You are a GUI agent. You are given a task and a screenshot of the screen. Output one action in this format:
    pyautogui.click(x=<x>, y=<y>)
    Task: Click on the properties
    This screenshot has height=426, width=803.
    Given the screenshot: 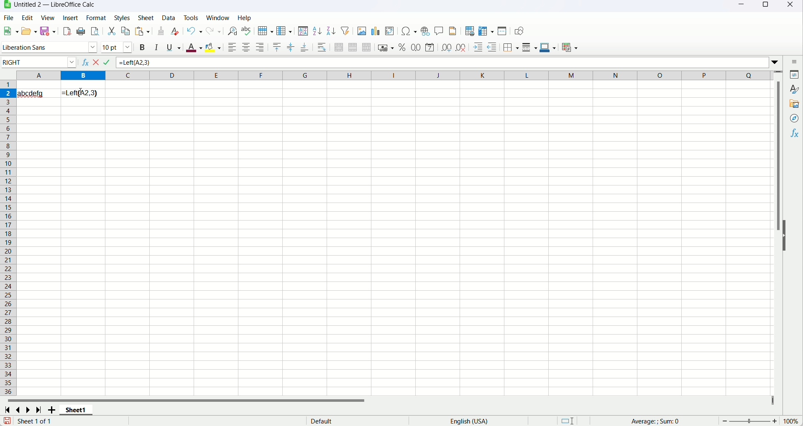 What is the action you would take?
    pyautogui.click(x=793, y=74)
    